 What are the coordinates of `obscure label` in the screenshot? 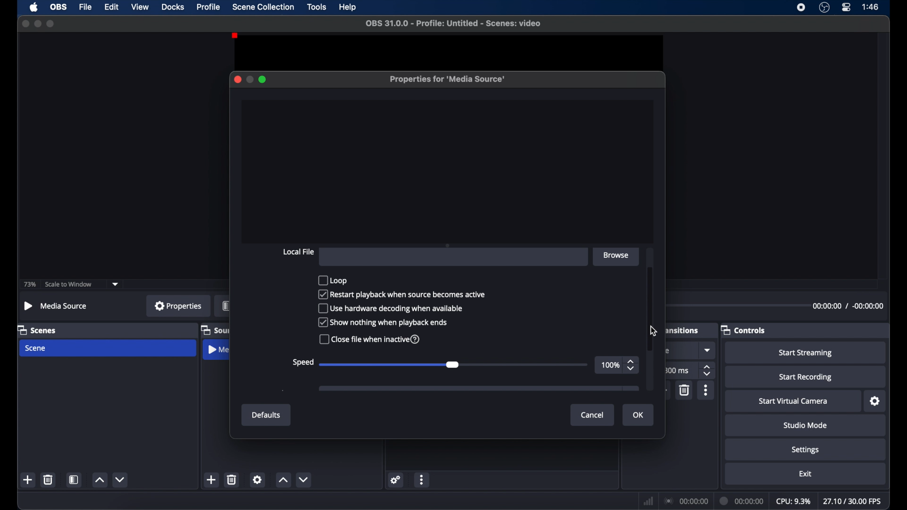 It's located at (216, 349).